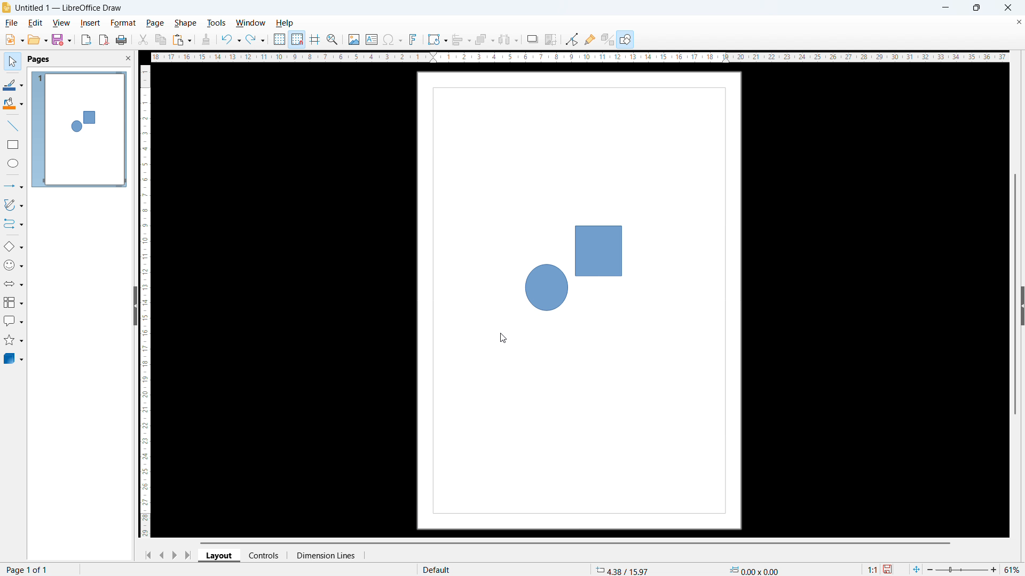 The image size is (1025, 576). What do you see at coordinates (13, 265) in the screenshot?
I see `symbol shapes` at bounding box center [13, 265].